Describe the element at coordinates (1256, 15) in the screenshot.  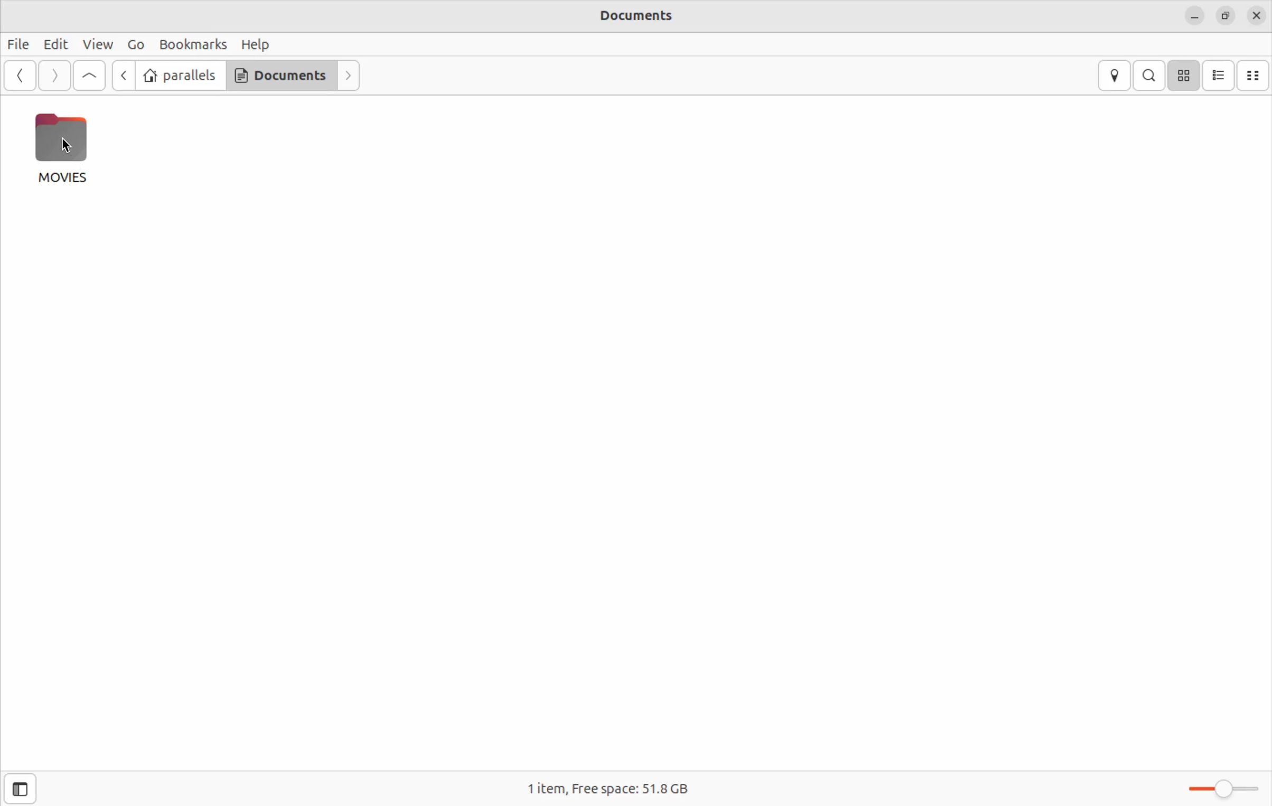
I see `close` at that location.